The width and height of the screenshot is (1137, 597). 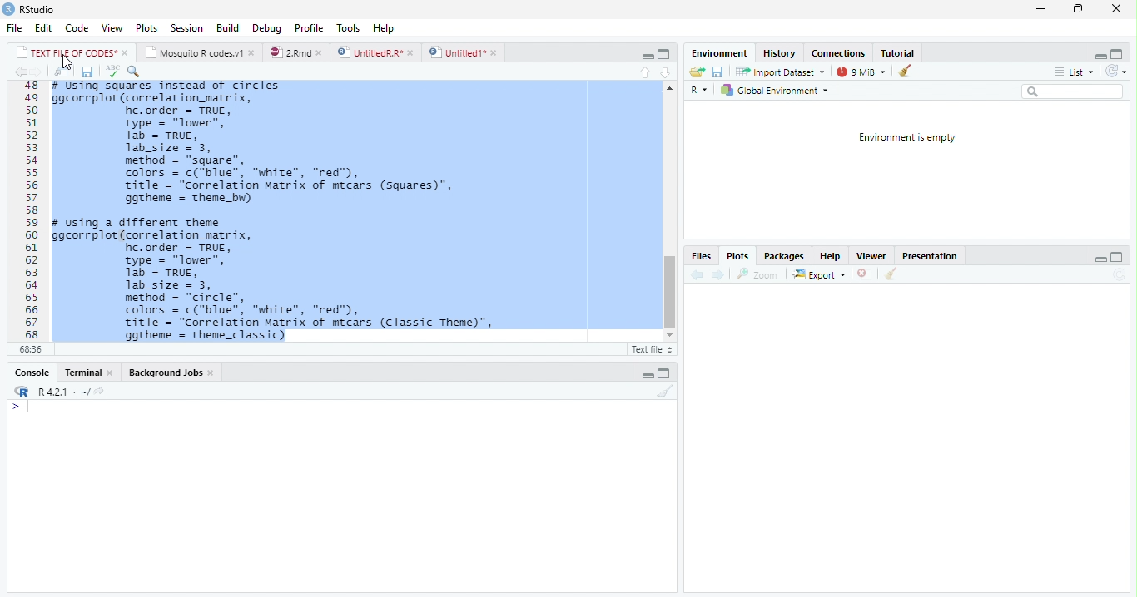 What do you see at coordinates (44, 28) in the screenshot?
I see `Edit` at bounding box center [44, 28].